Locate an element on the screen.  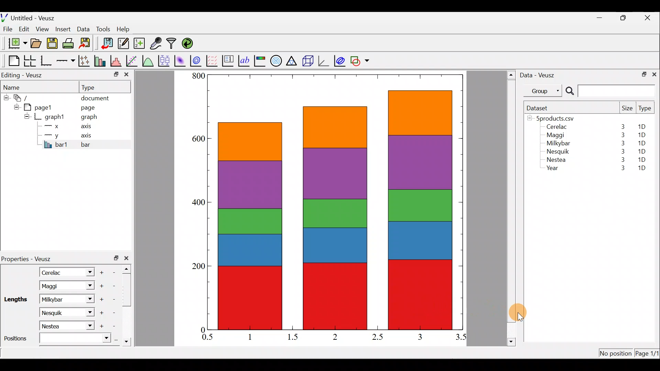
axis is located at coordinates (89, 136).